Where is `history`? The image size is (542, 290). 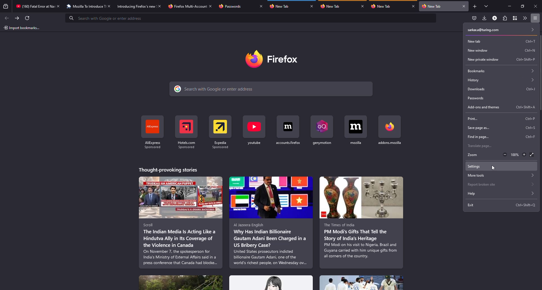 history is located at coordinates (501, 79).